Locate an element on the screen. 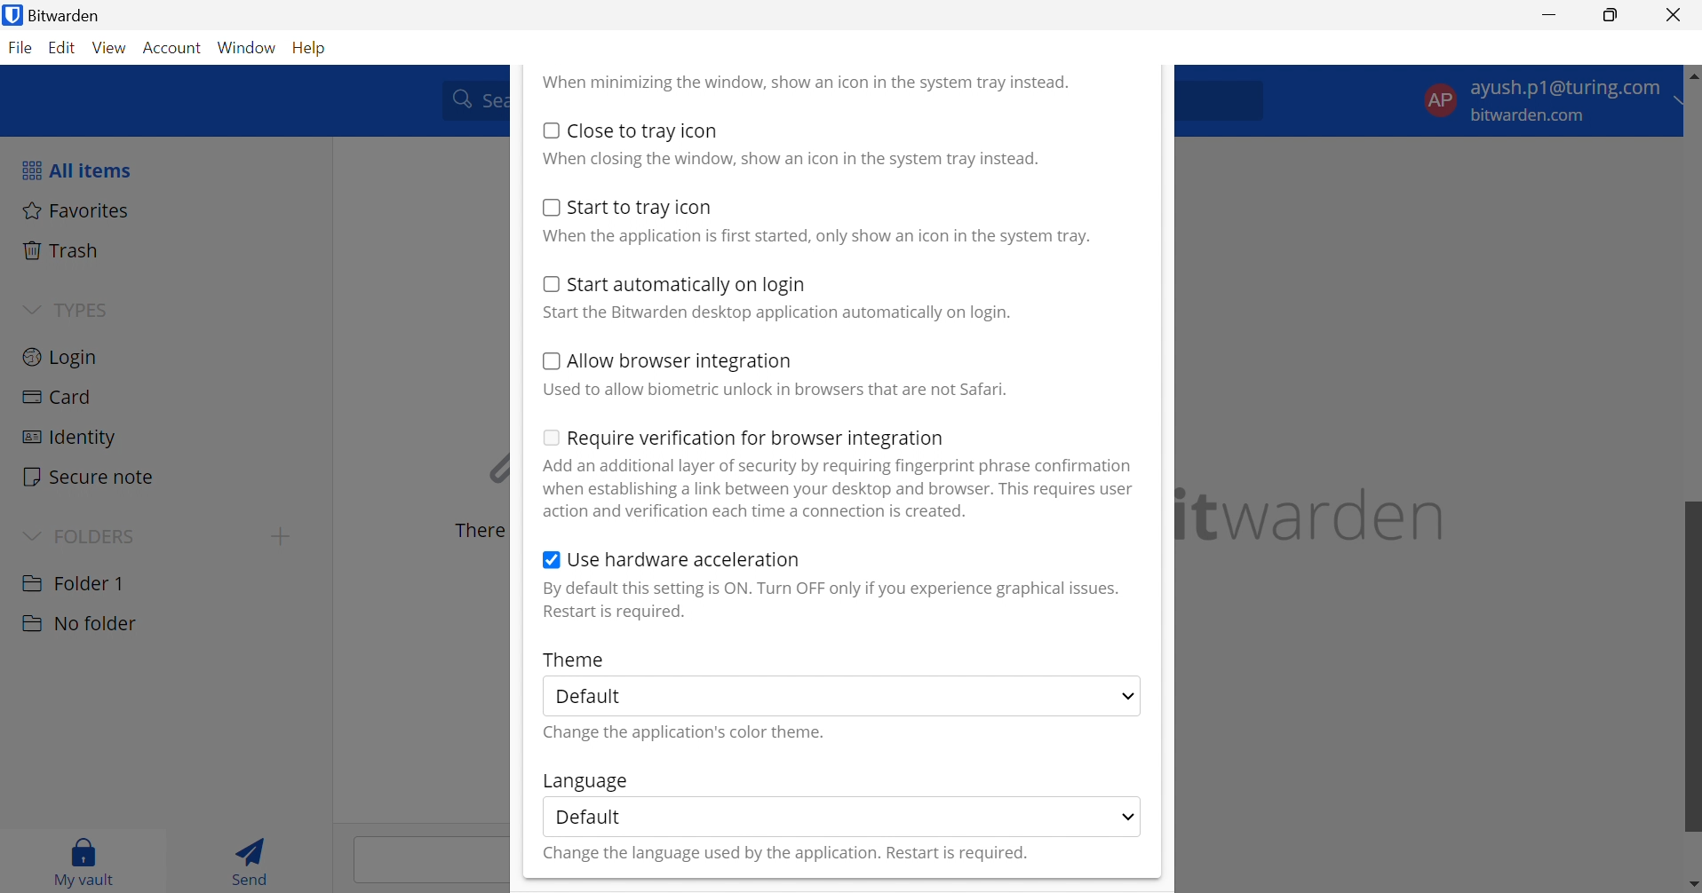  Identity is located at coordinates (68, 438).